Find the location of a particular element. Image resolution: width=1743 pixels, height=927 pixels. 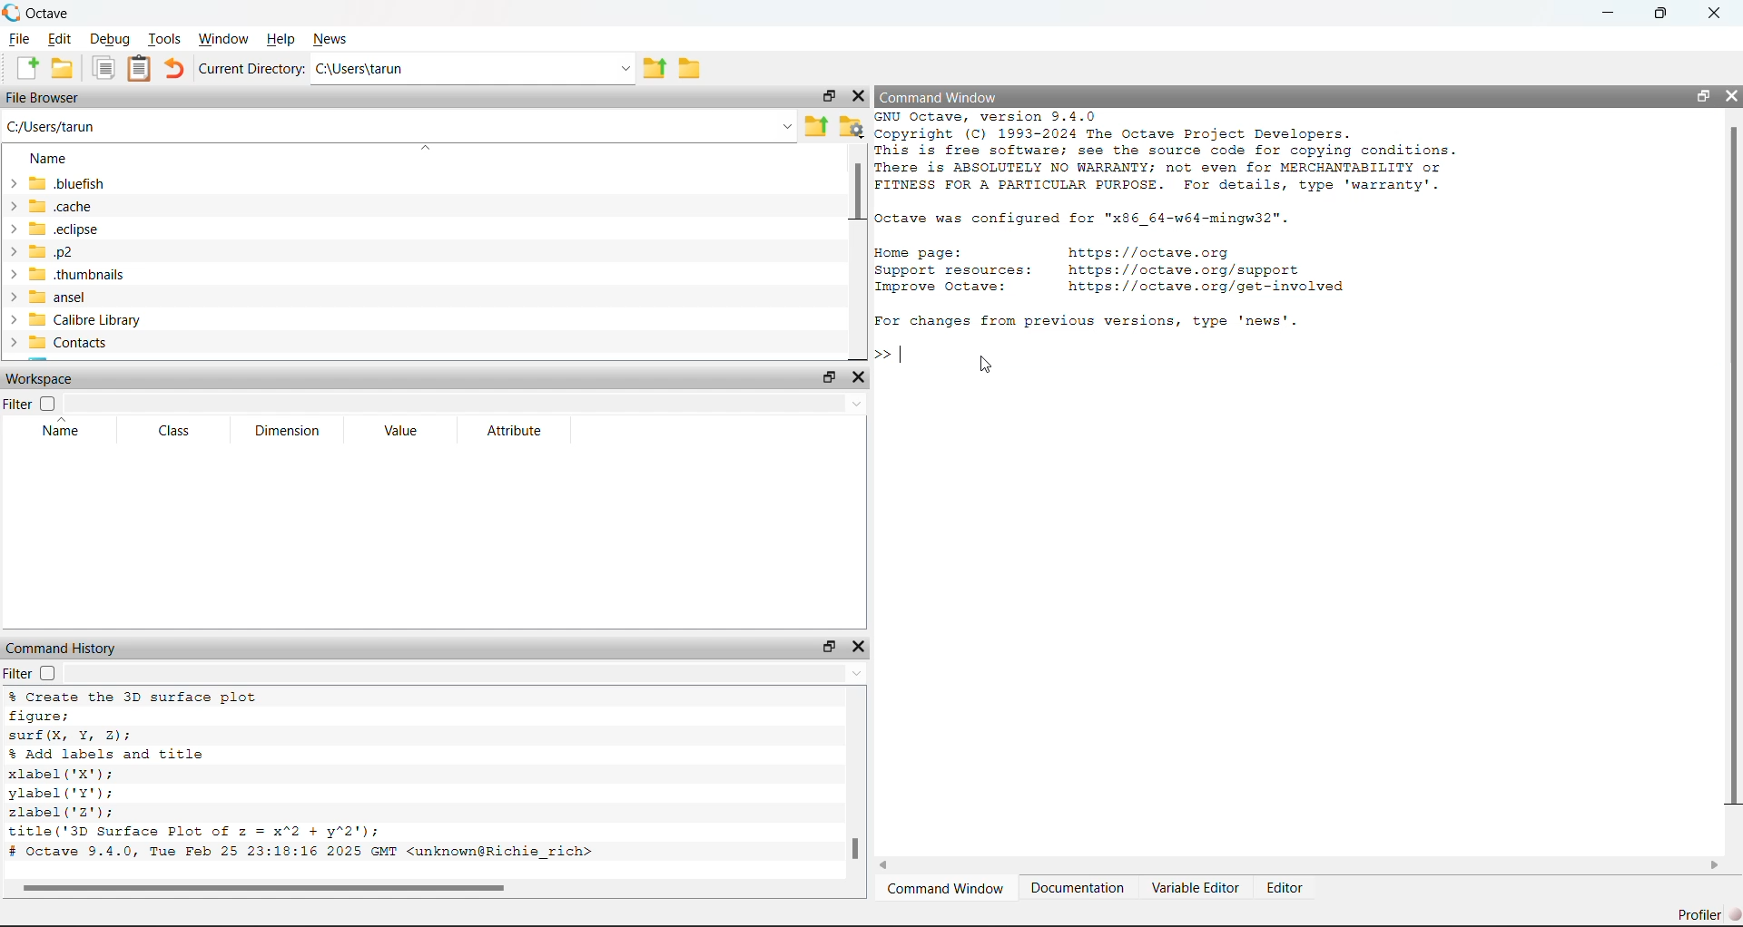

Checkbox is located at coordinates (48, 673).